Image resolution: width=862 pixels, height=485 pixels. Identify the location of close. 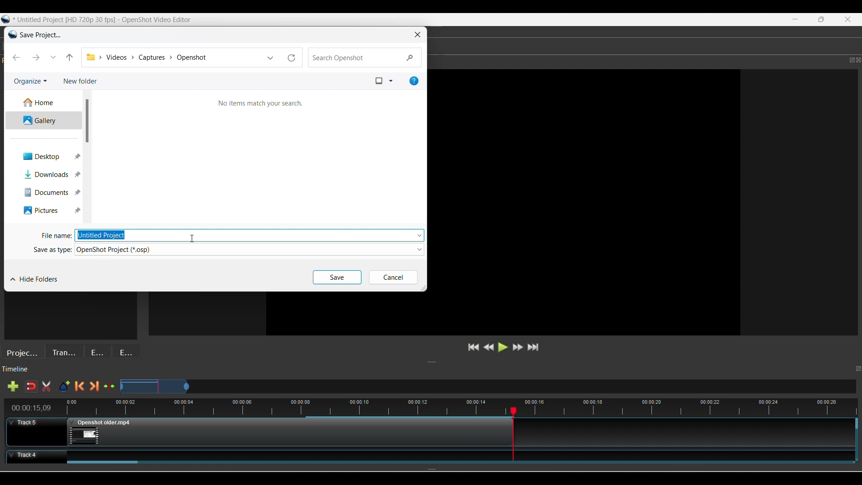
(857, 61).